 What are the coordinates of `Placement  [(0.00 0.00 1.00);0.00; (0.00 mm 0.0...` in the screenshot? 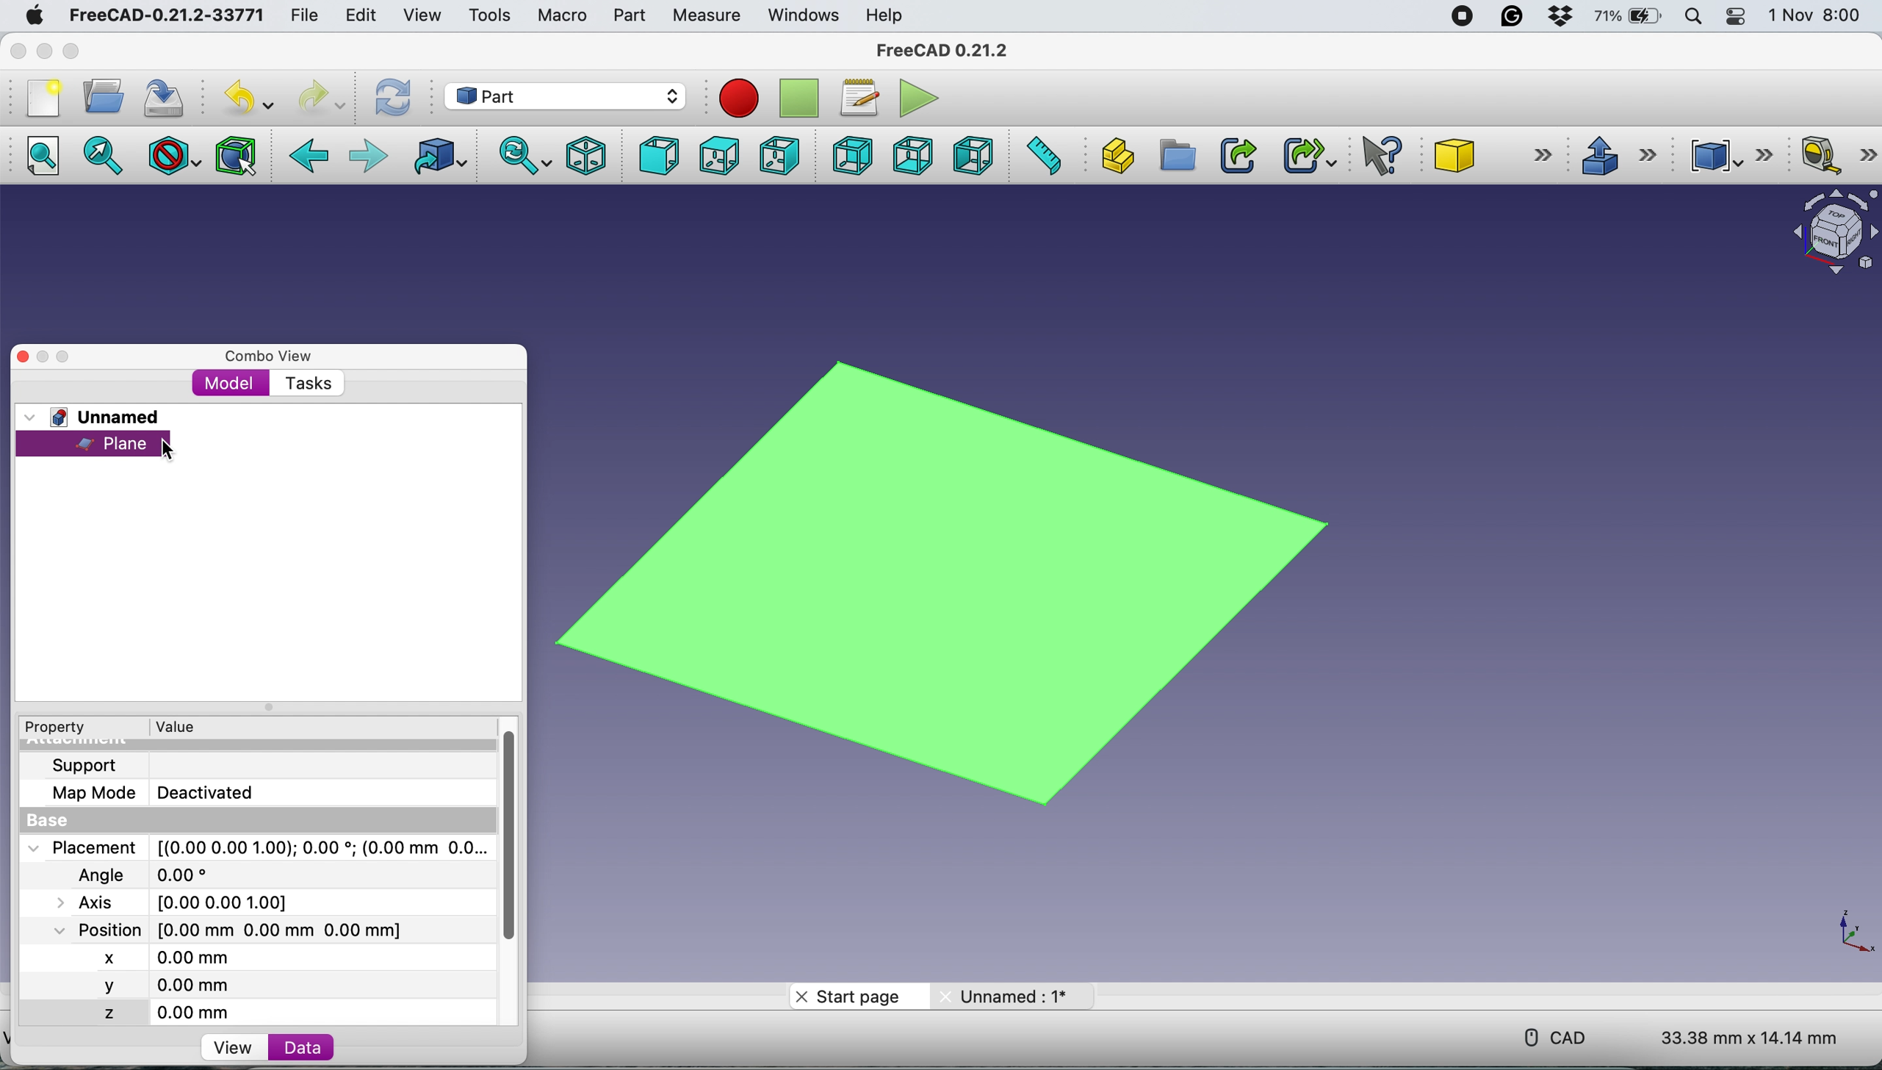 It's located at (259, 845).